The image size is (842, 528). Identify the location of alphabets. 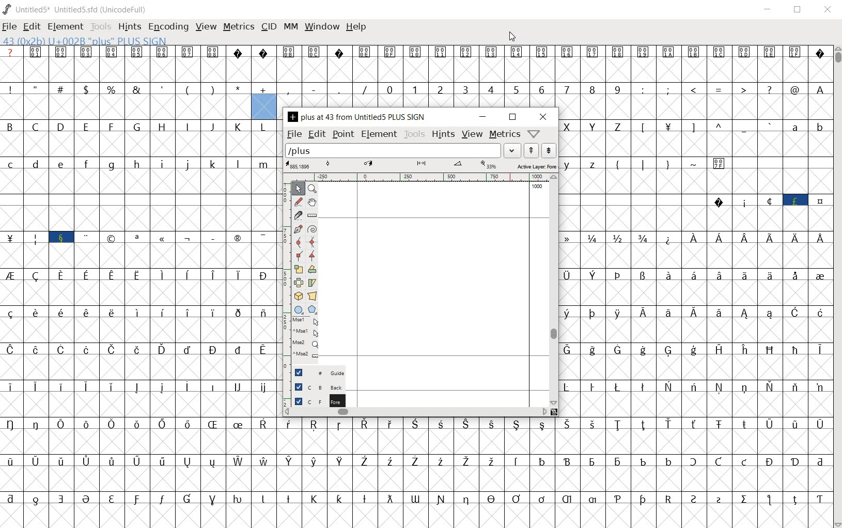
(138, 139).